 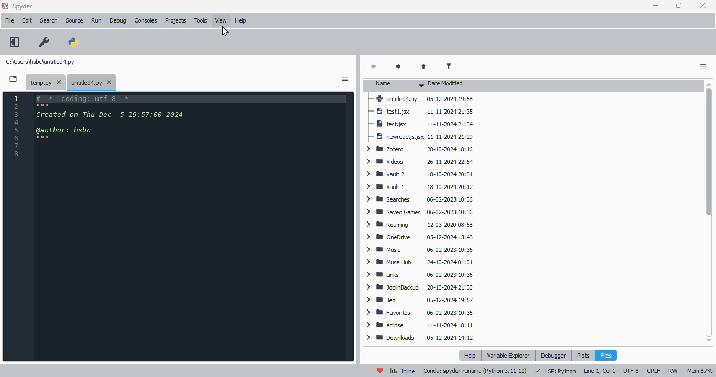 I want to click on files, so click(x=606, y=355).